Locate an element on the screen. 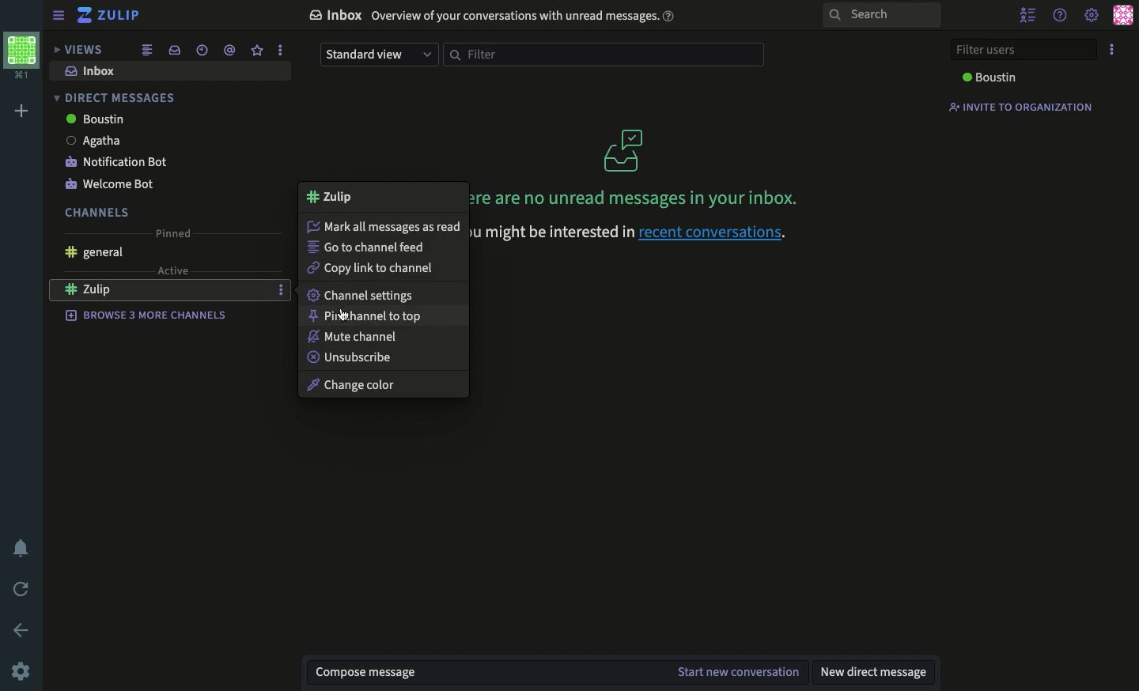 This screenshot has width=1139, height=691. start new conversation is located at coordinates (738, 672).